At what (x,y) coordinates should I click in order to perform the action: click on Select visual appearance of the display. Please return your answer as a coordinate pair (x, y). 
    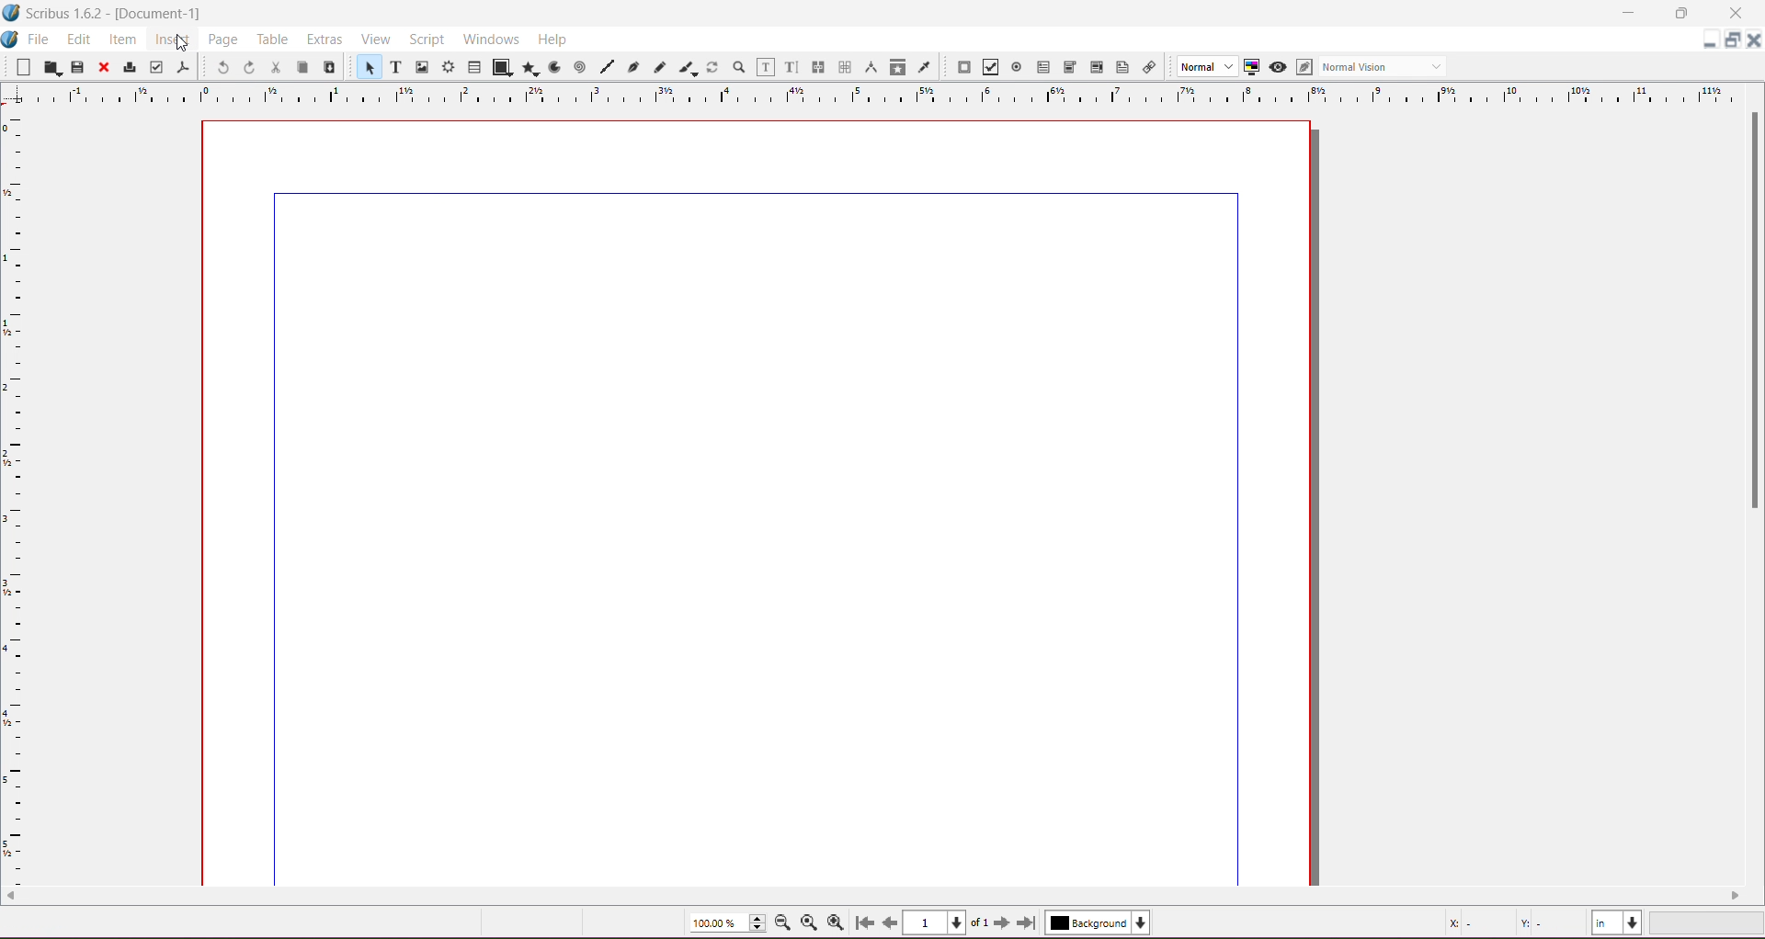
    Looking at the image, I should click on (1386, 66).